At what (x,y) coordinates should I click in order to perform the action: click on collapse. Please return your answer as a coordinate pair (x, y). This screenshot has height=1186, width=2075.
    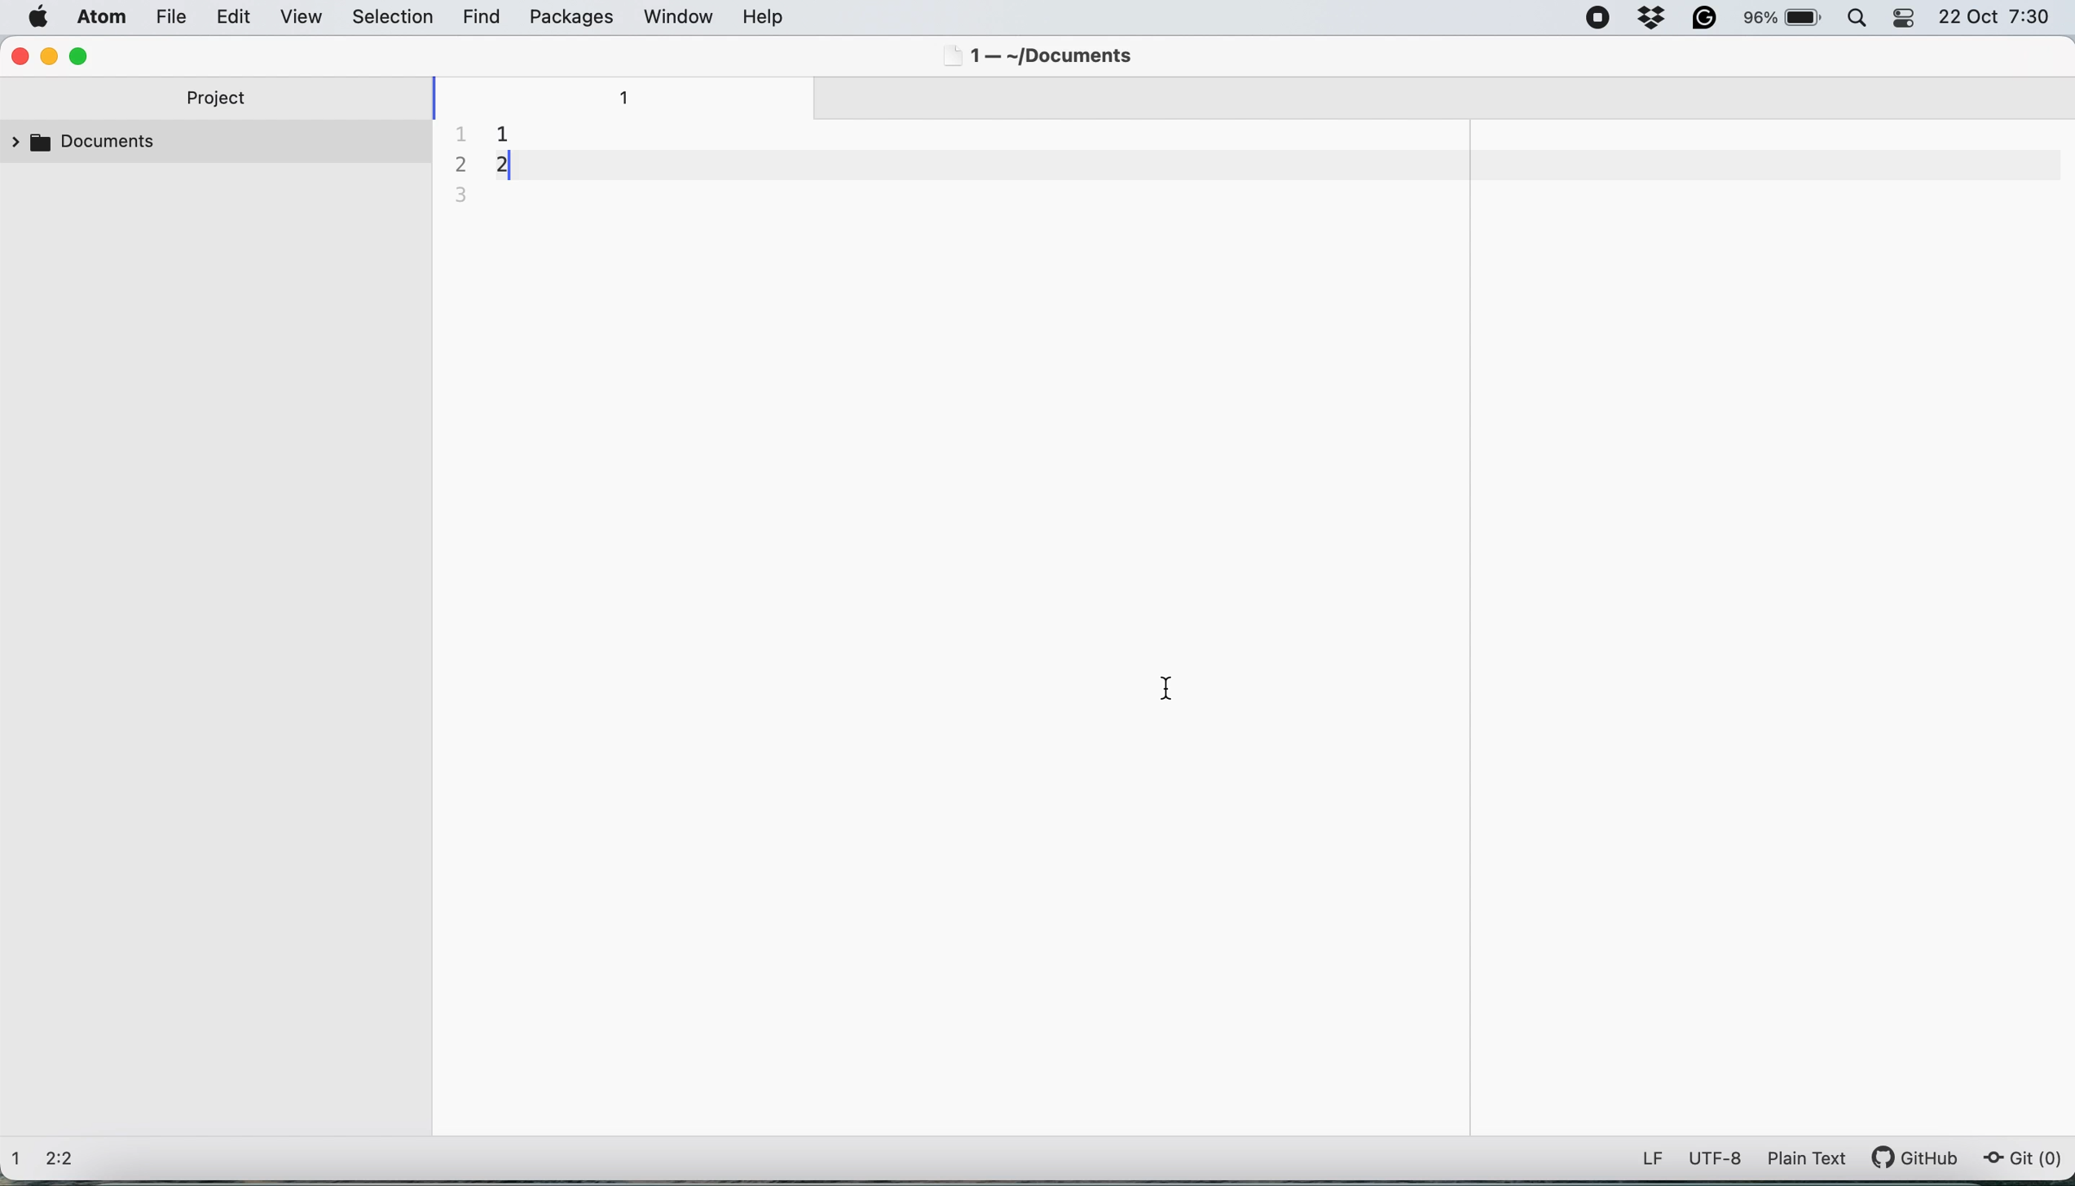
    Looking at the image, I should click on (448, 605).